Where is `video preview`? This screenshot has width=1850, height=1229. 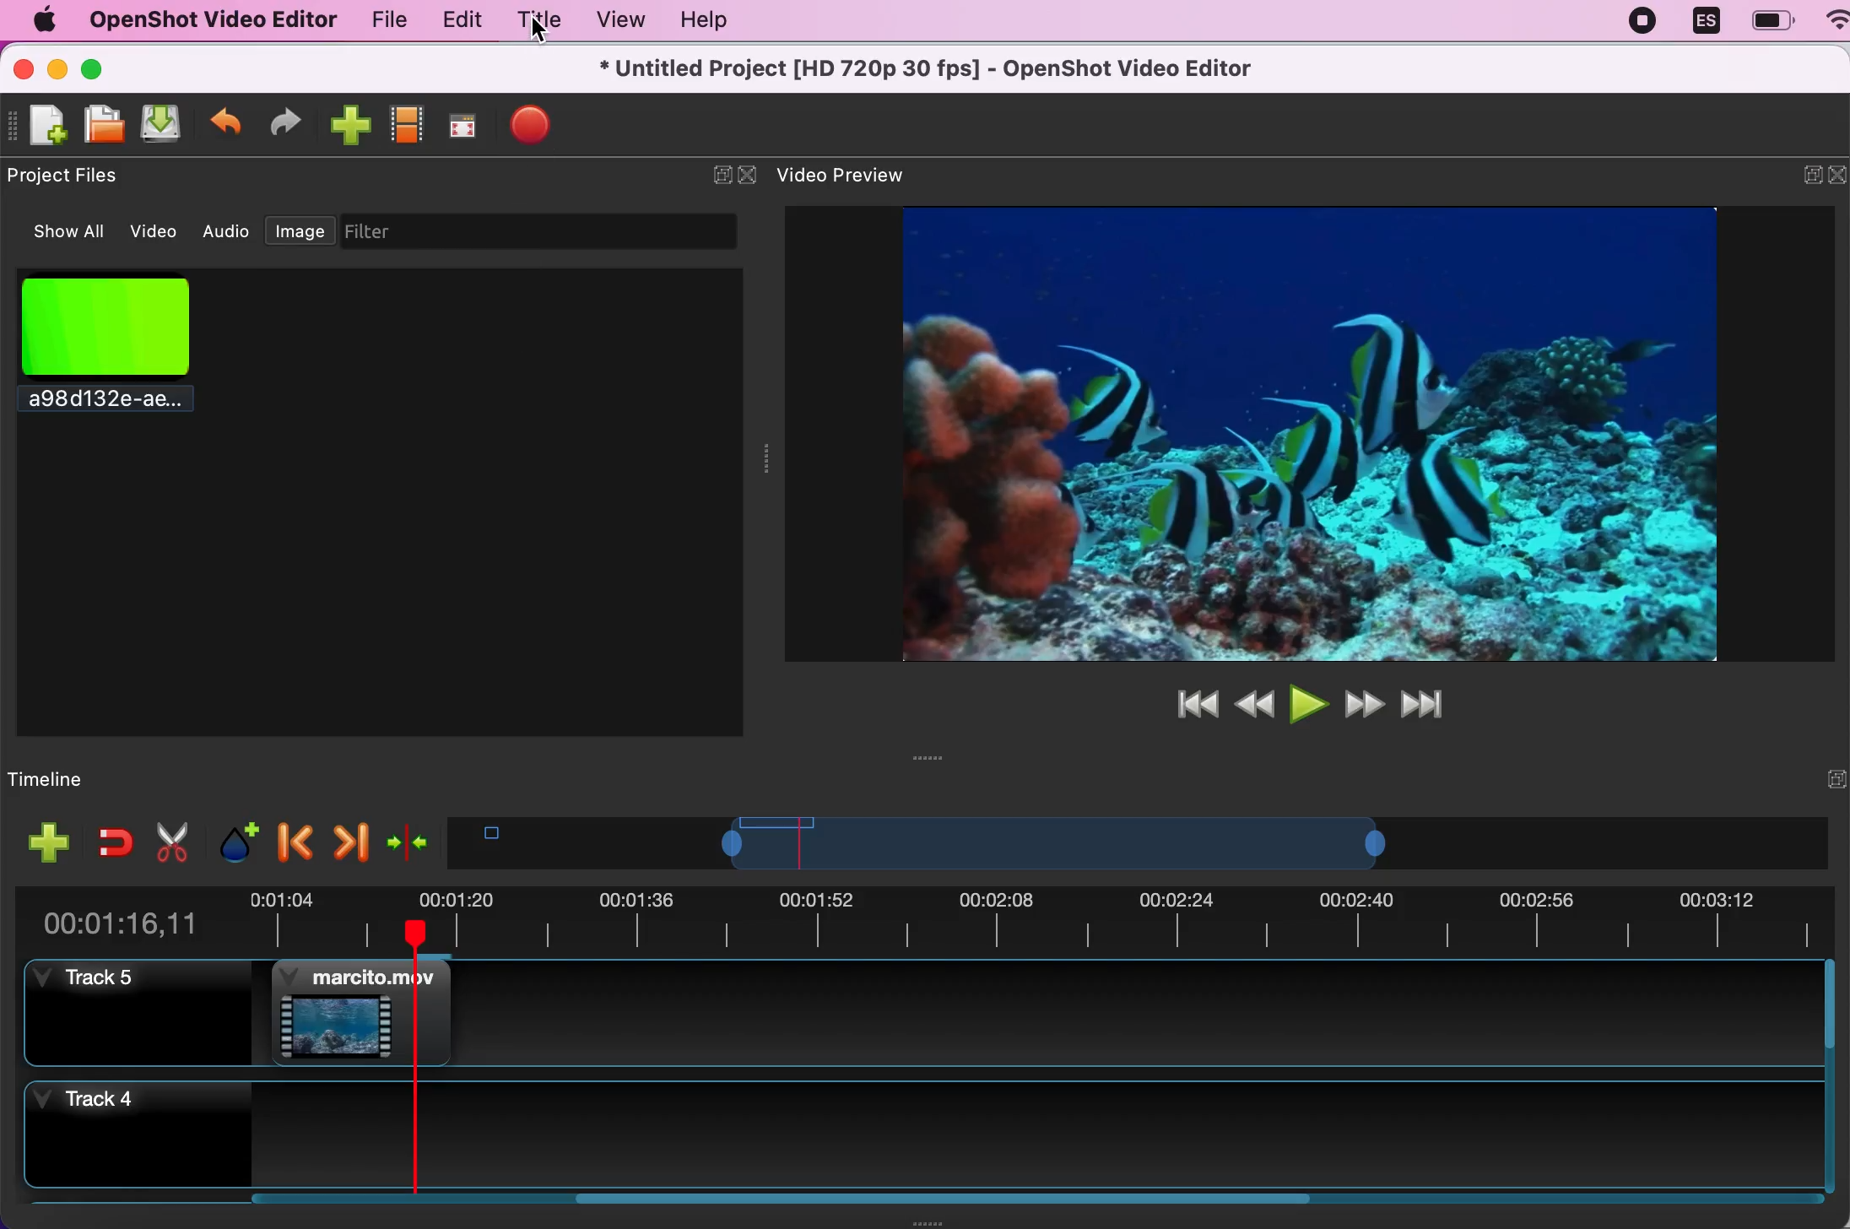 video preview is located at coordinates (1287, 431).